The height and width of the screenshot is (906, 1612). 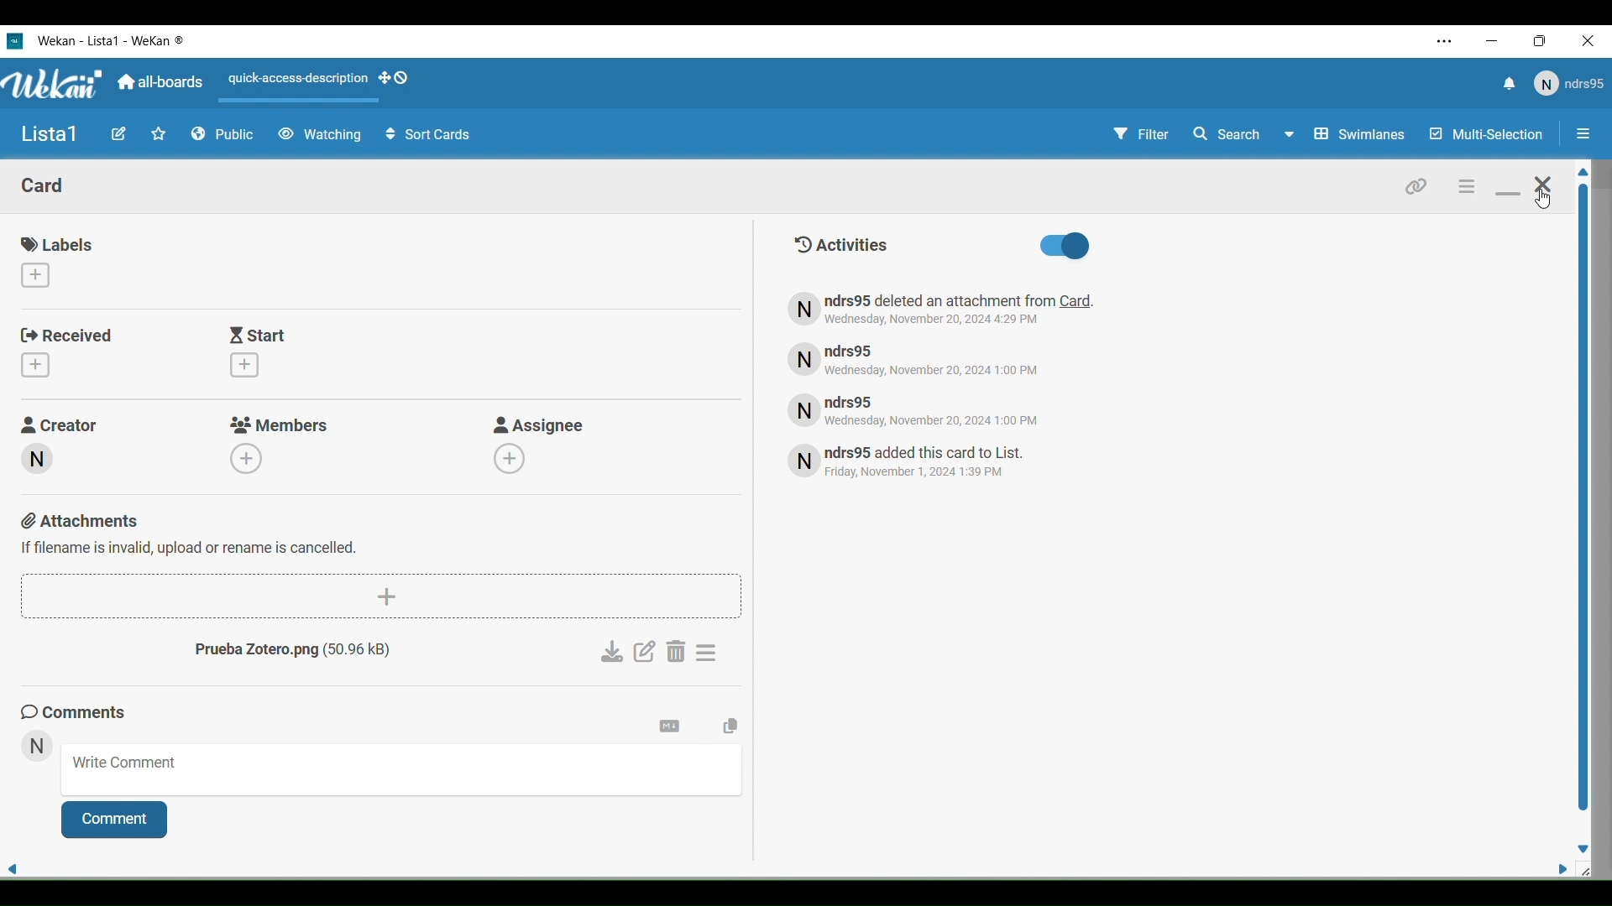 I want to click on User, so click(x=1568, y=84).